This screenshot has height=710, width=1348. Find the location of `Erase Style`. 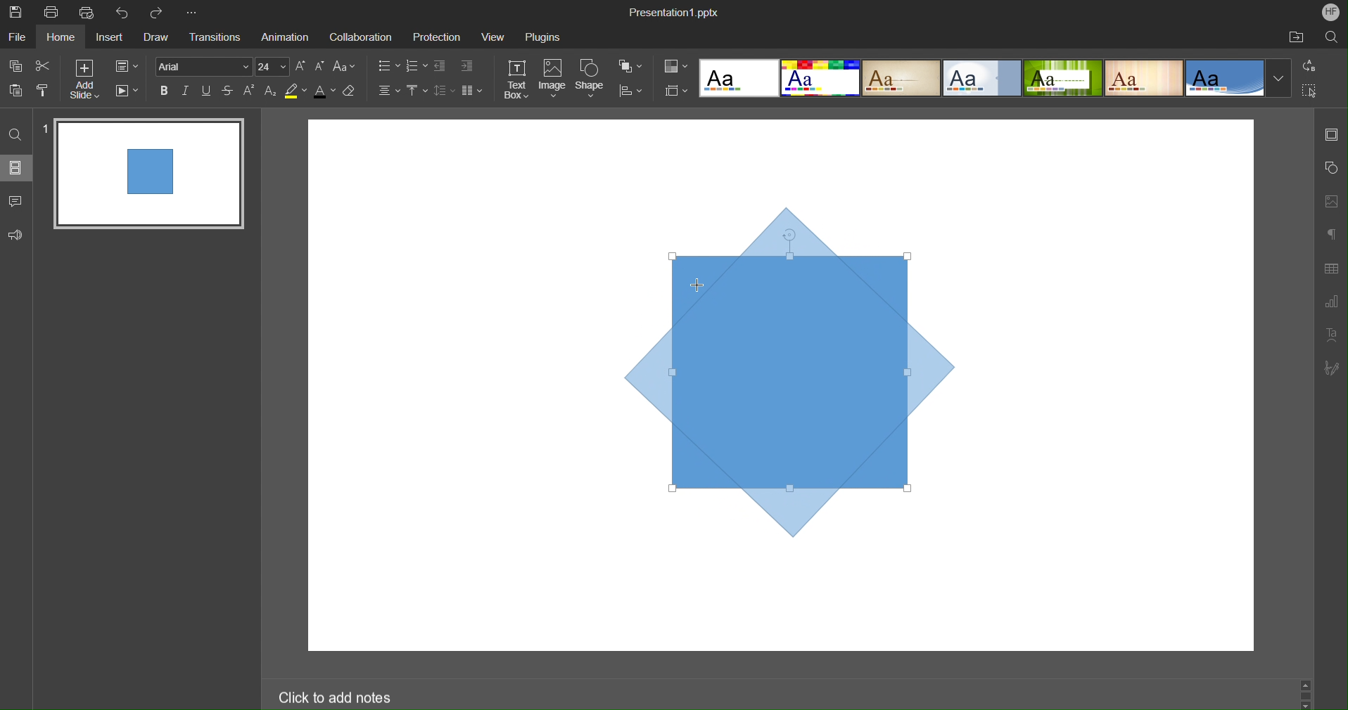

Erase Style is located at coordinates (351, 91).